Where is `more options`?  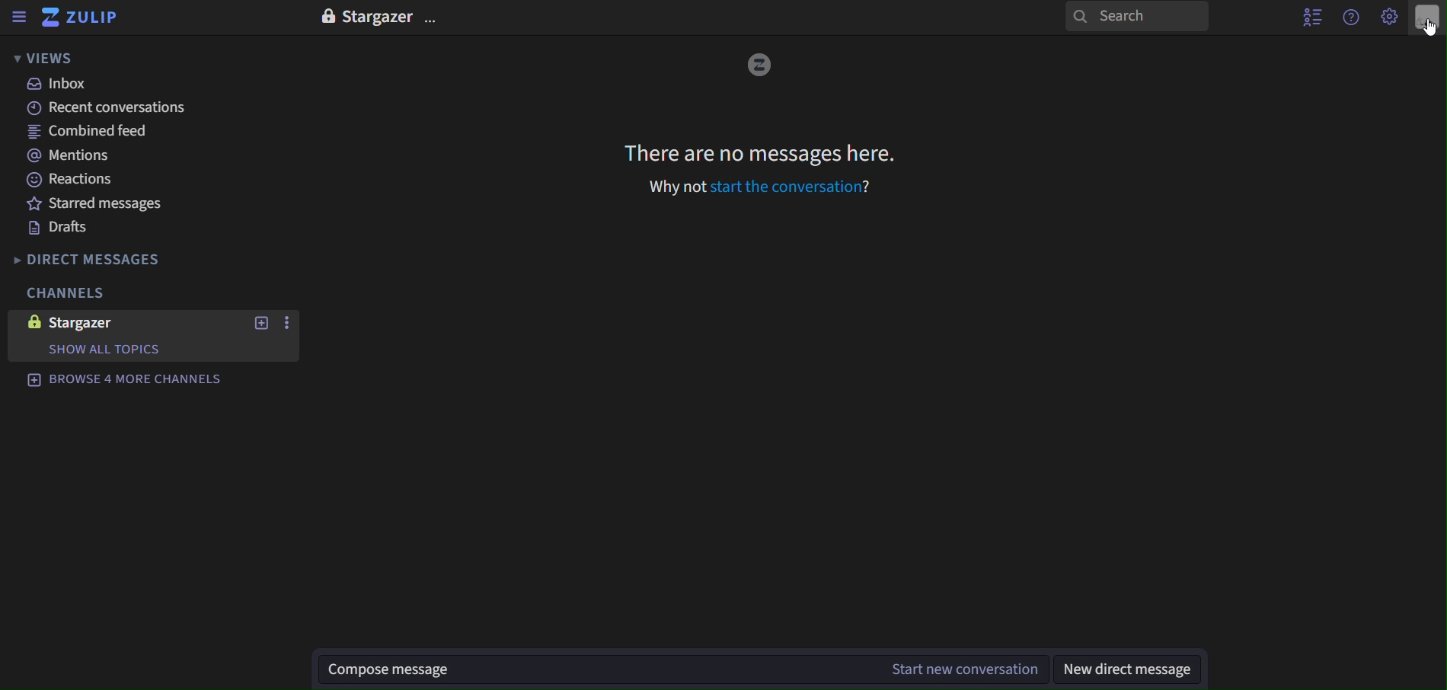 more options is located at coordinates (289, 324).